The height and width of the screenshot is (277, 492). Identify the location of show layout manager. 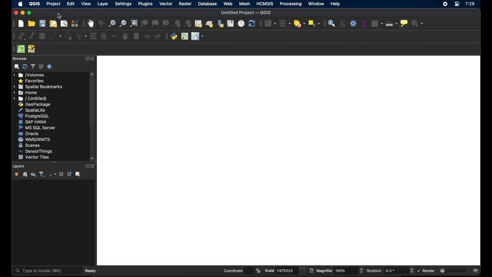
(64, 23).